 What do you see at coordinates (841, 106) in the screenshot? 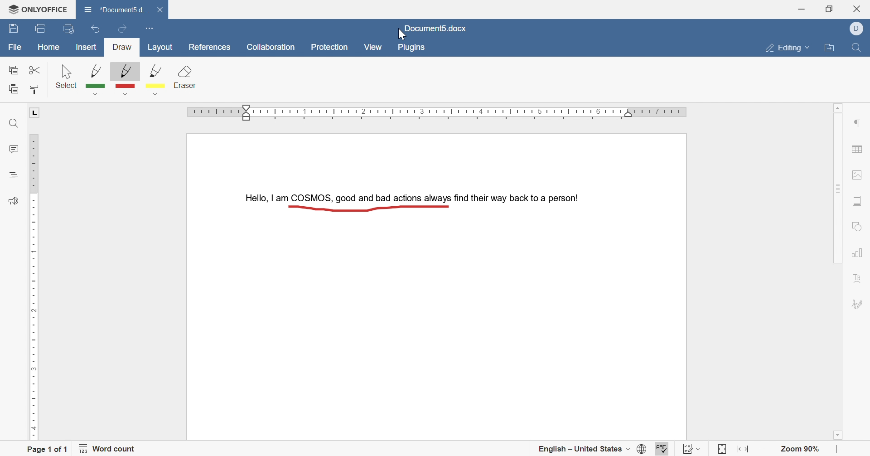
I see `scroll up` at bounding box center [841, 106].